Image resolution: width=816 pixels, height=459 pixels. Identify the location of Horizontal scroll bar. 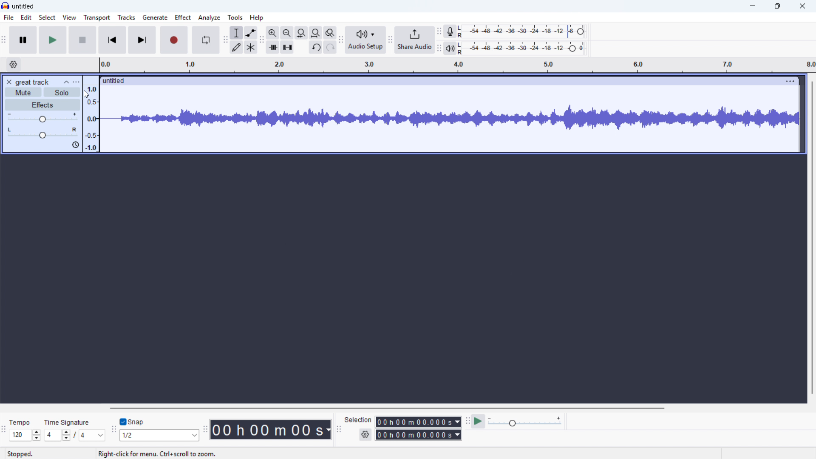
(453, 408).